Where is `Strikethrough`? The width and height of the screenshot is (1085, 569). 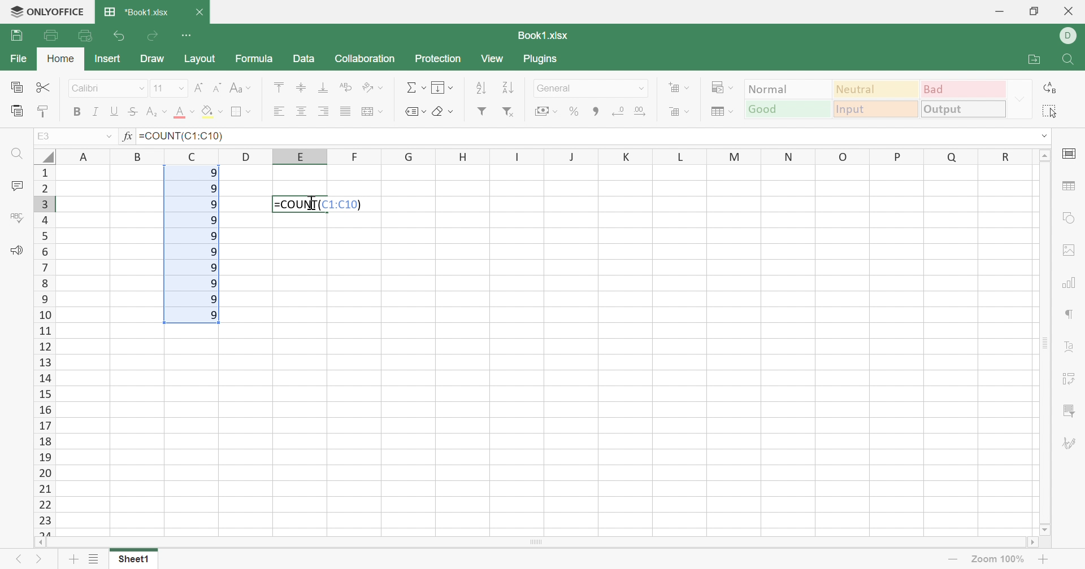 Strikethrough is located at coordinates (131, 112).